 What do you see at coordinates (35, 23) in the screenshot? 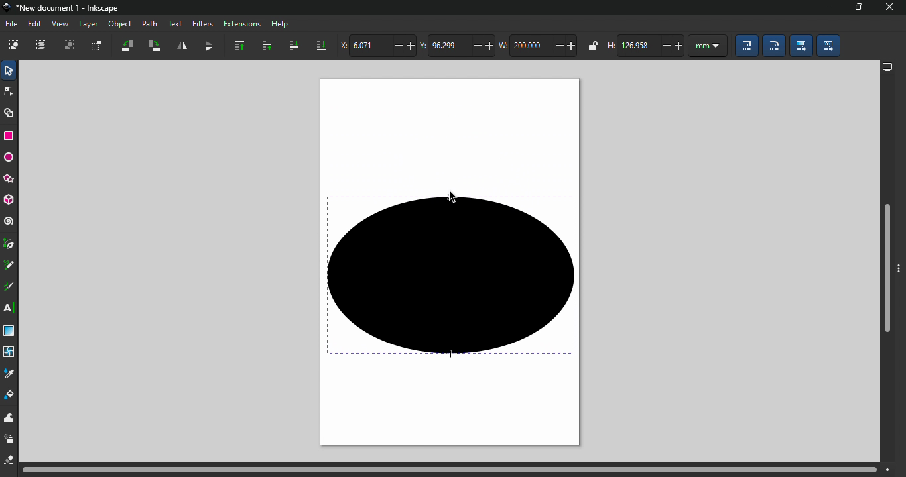
I see `Edit` at bounding box center [35, 23].